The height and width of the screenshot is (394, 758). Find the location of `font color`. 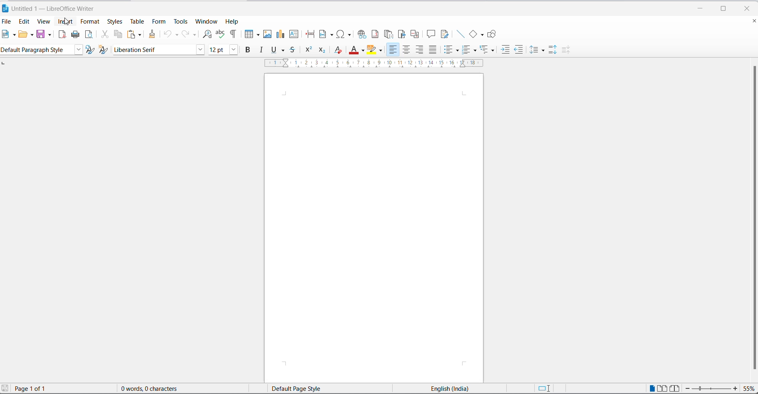

font color is located at coordinates (353, 50).